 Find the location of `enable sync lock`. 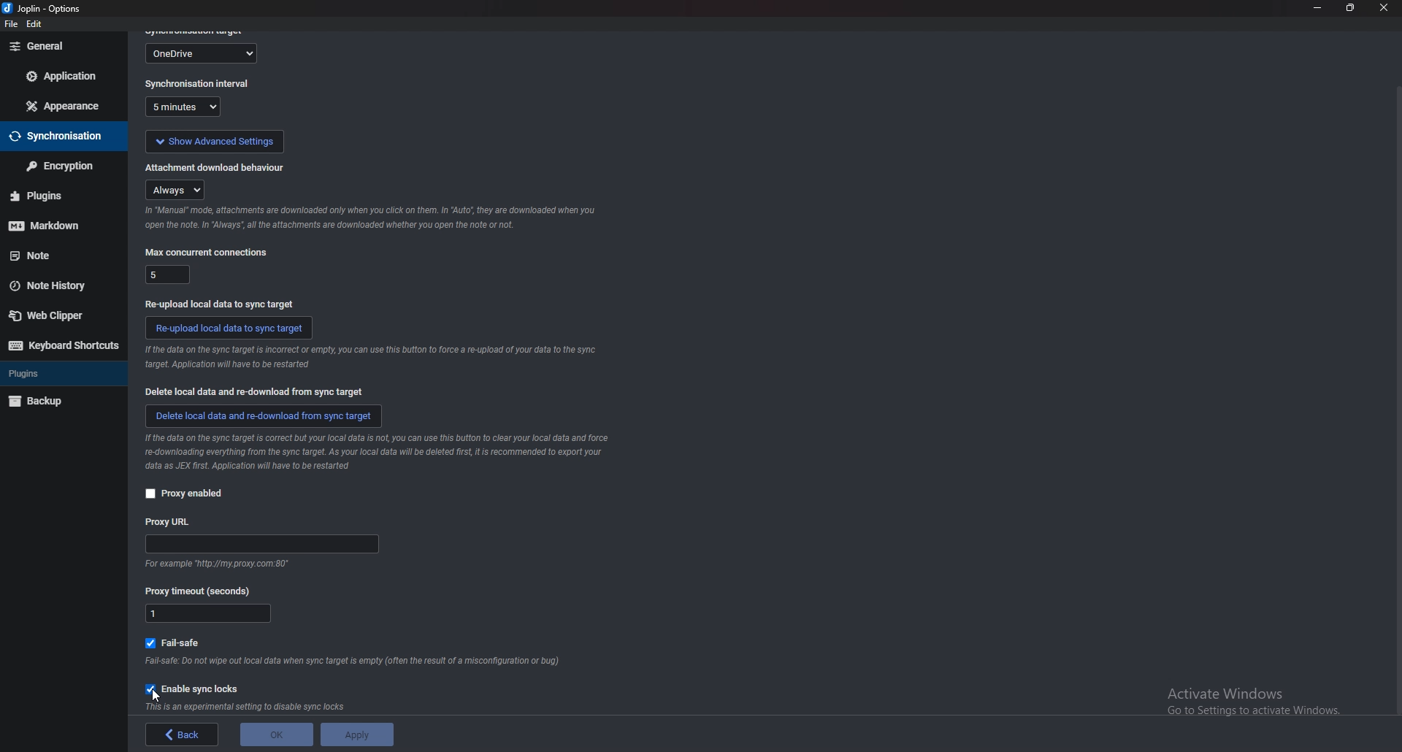

enable sync lock is located at coordinates (197, 687).